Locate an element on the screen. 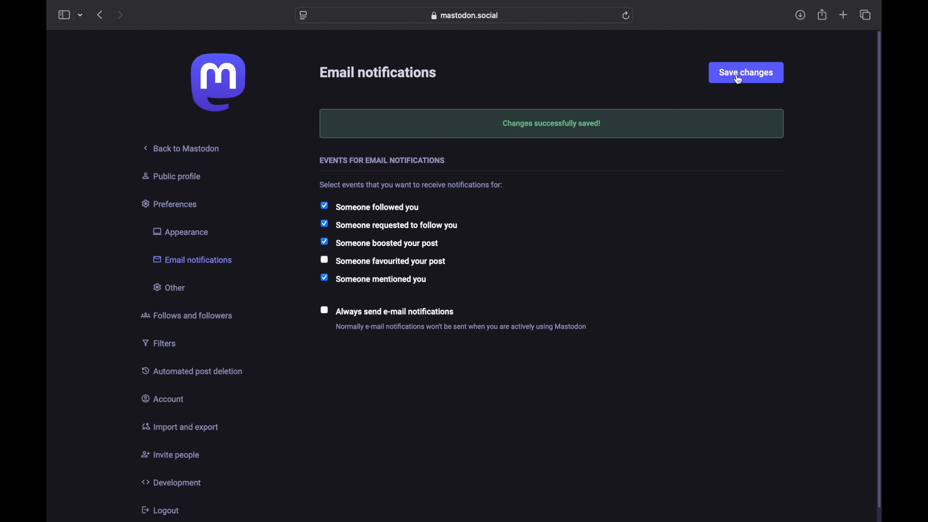 Image resolution: width=928 pixels, height=522 pixels. sidebar is located at coordinates (63, 14).